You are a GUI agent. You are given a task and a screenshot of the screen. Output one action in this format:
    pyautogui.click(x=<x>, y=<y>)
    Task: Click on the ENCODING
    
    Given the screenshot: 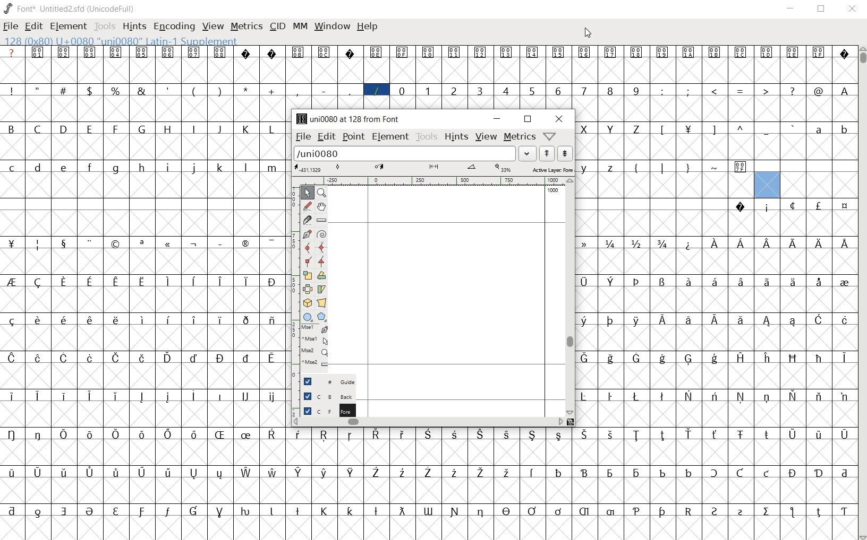 What is the action you would take?
    pyautogui.click(x=173, y=26)
    